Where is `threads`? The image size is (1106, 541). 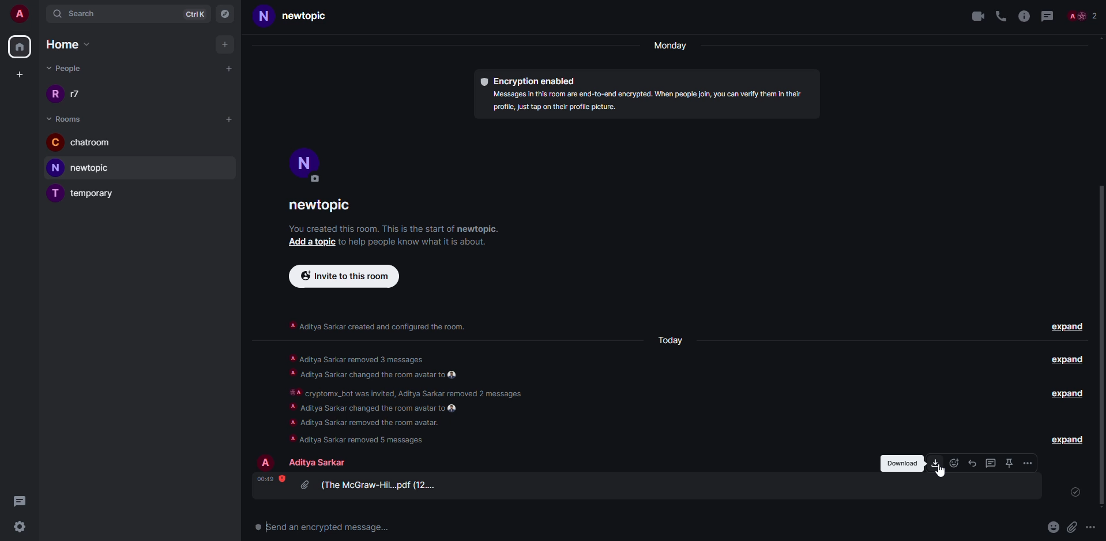 threads is located at coordinates (1049, 16).